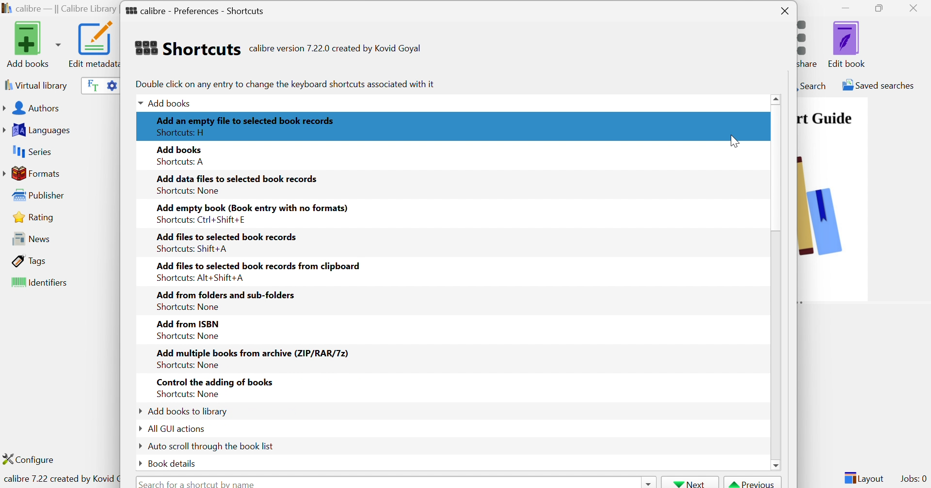 Image resolution: width=931 pixels, height=488 pixels. Describe the element at coordinates (187, 307) in the screenshot. I see `Shortcuts: None` at that location.